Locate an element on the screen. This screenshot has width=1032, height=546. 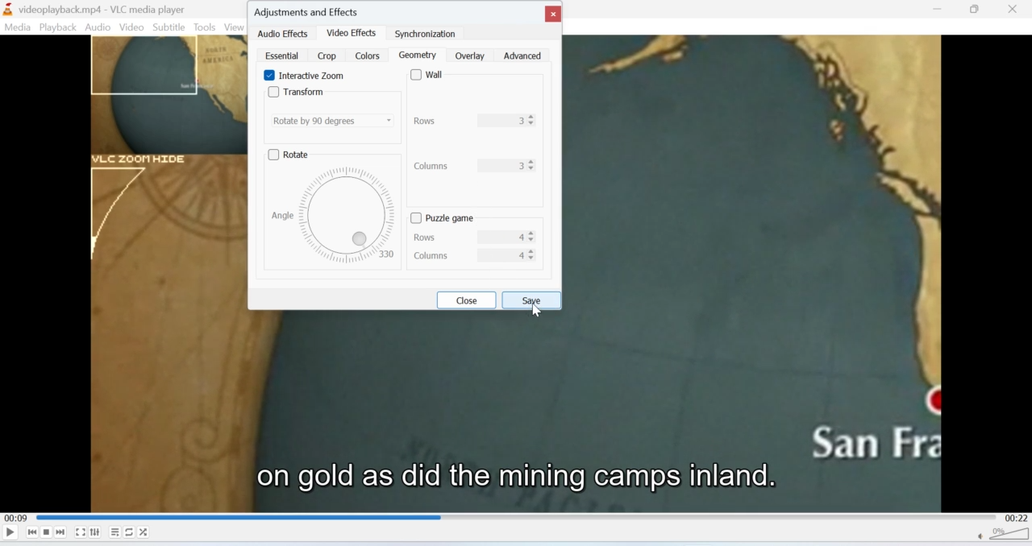
angle   330 is located at coordinates (329, 214).